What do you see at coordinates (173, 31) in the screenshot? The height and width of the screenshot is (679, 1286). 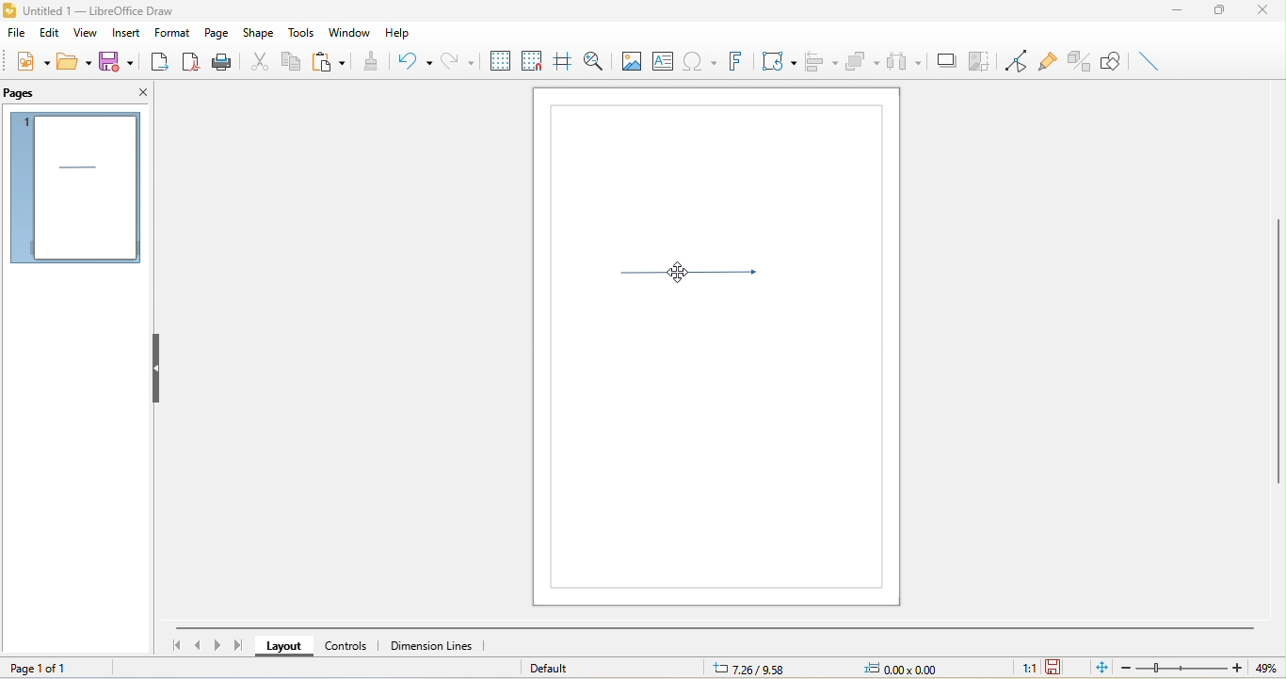 I see `format` at bounding box center [173, 31].